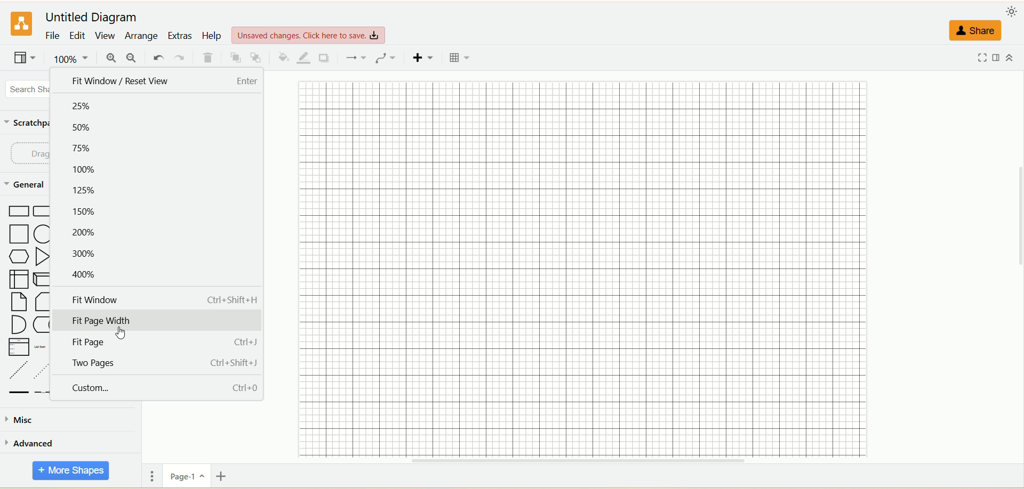  What do you see at coordinates (120, 333) in the screenshot?
I see `cursor` at bounding box center [120, 333].